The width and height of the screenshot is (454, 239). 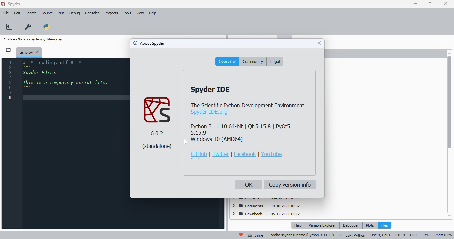 I want to click on close, so click(x=446, y=4).